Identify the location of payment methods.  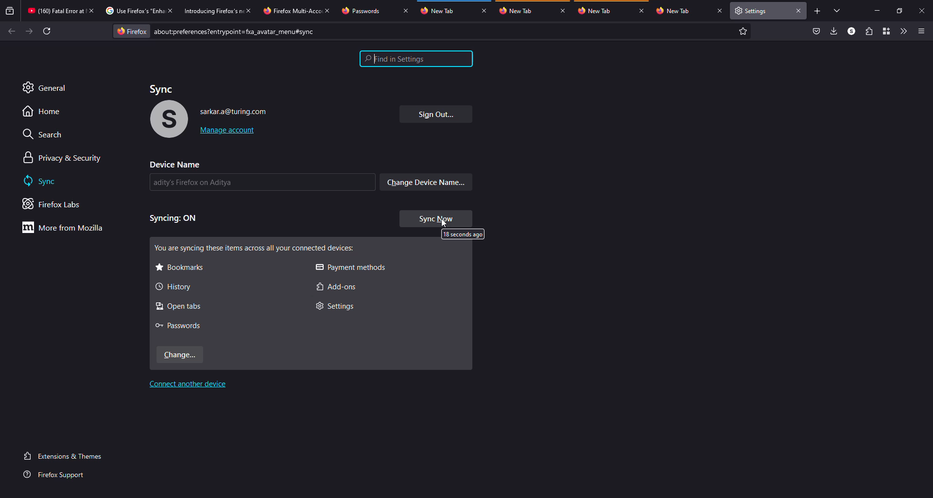
(351, 268).